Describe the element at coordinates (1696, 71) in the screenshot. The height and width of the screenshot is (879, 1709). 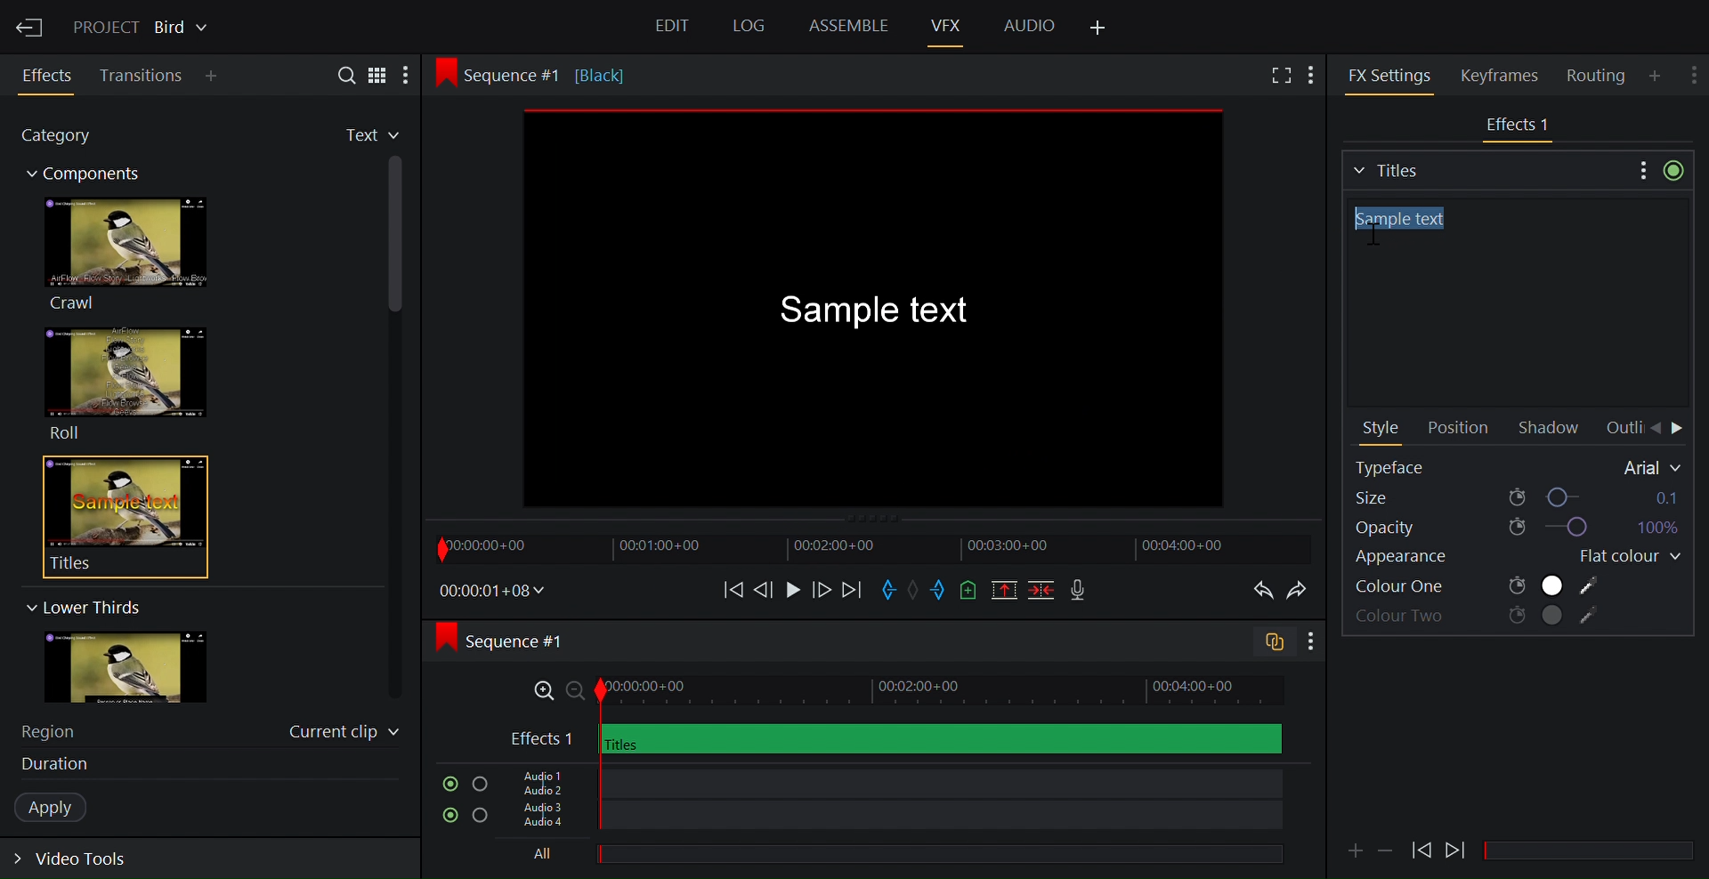
I see `Show settings menu` at that location.